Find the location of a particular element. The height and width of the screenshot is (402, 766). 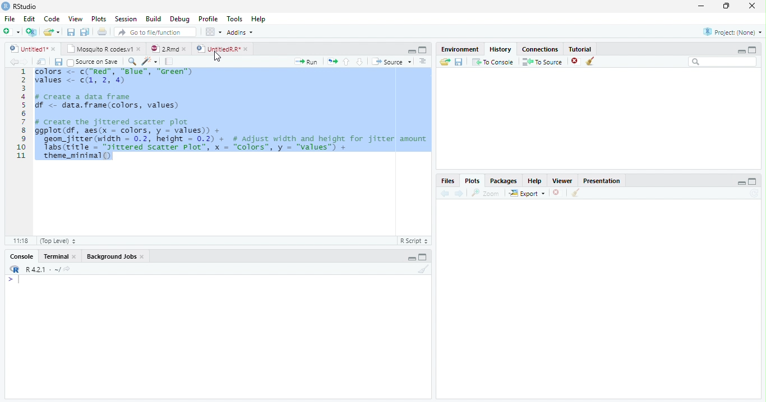

Run is located at coordinates (306, 62).